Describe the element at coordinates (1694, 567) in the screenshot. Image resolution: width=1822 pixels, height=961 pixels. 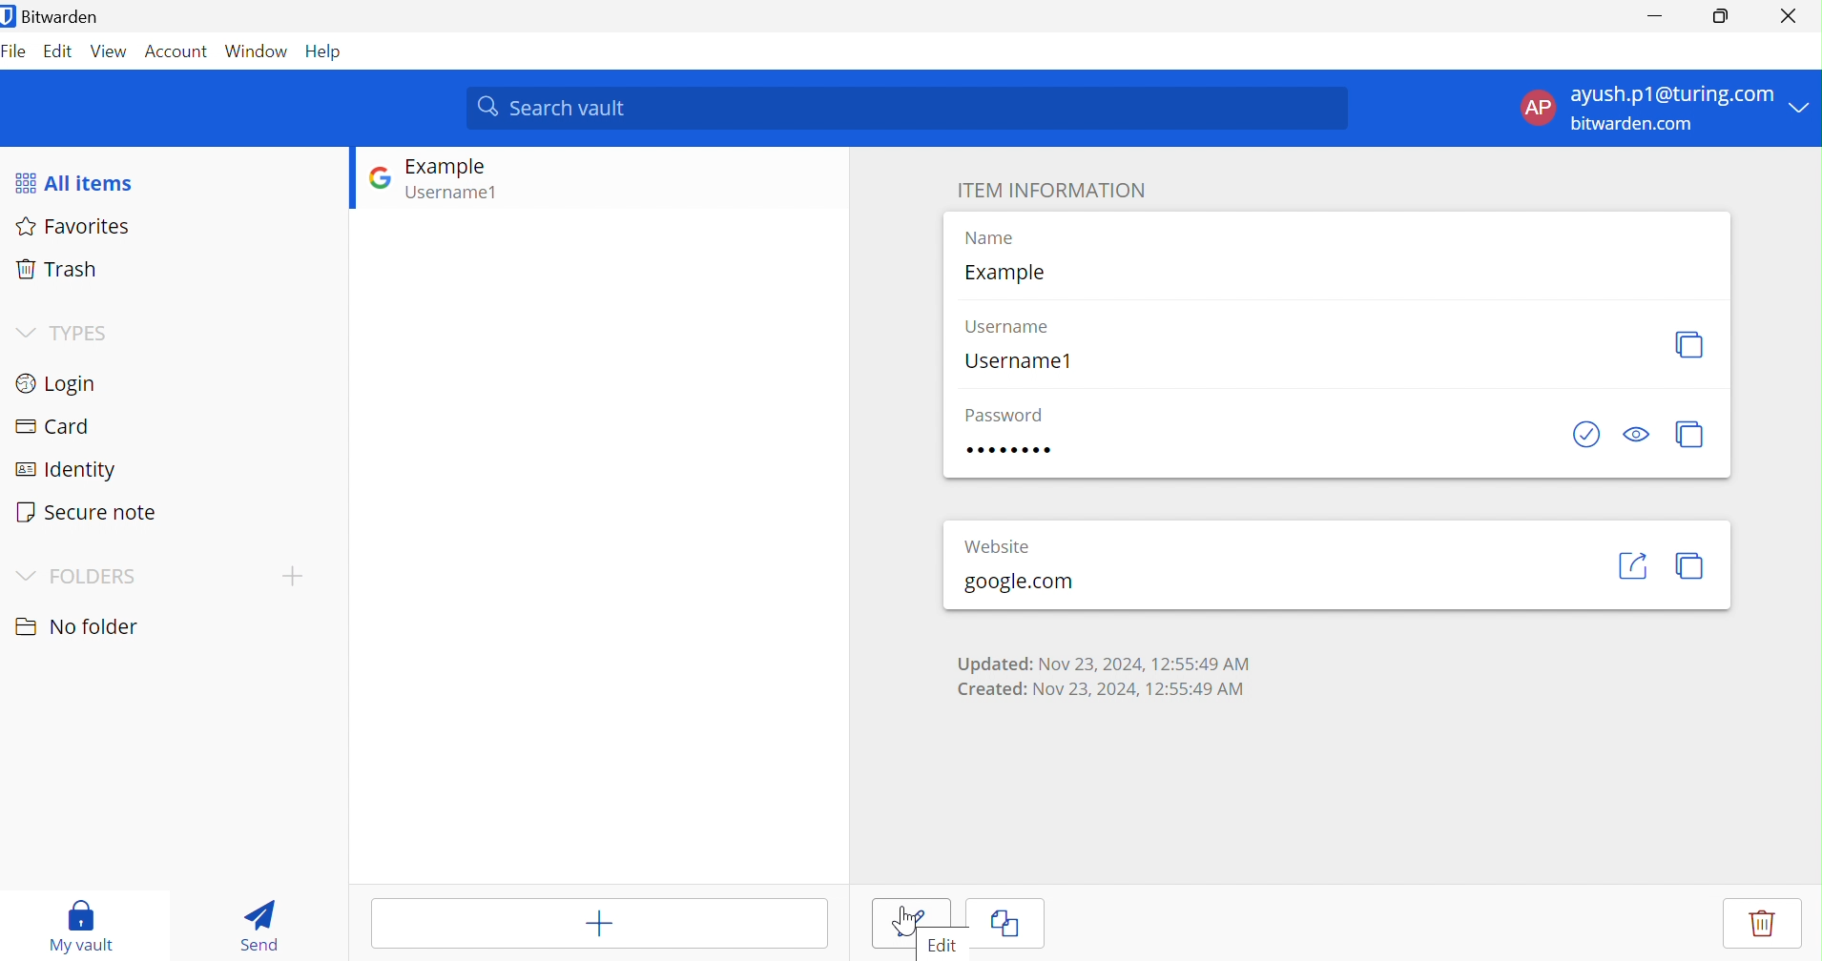
I see `Copy URI` at that location.